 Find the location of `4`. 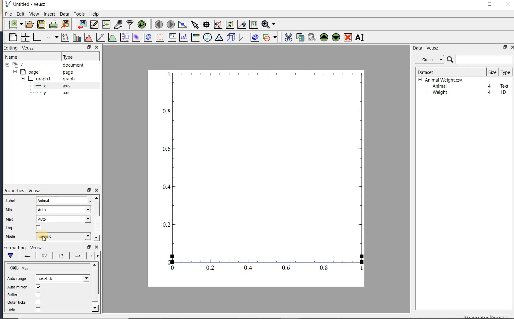

4 is located at coordinates (490, 86).